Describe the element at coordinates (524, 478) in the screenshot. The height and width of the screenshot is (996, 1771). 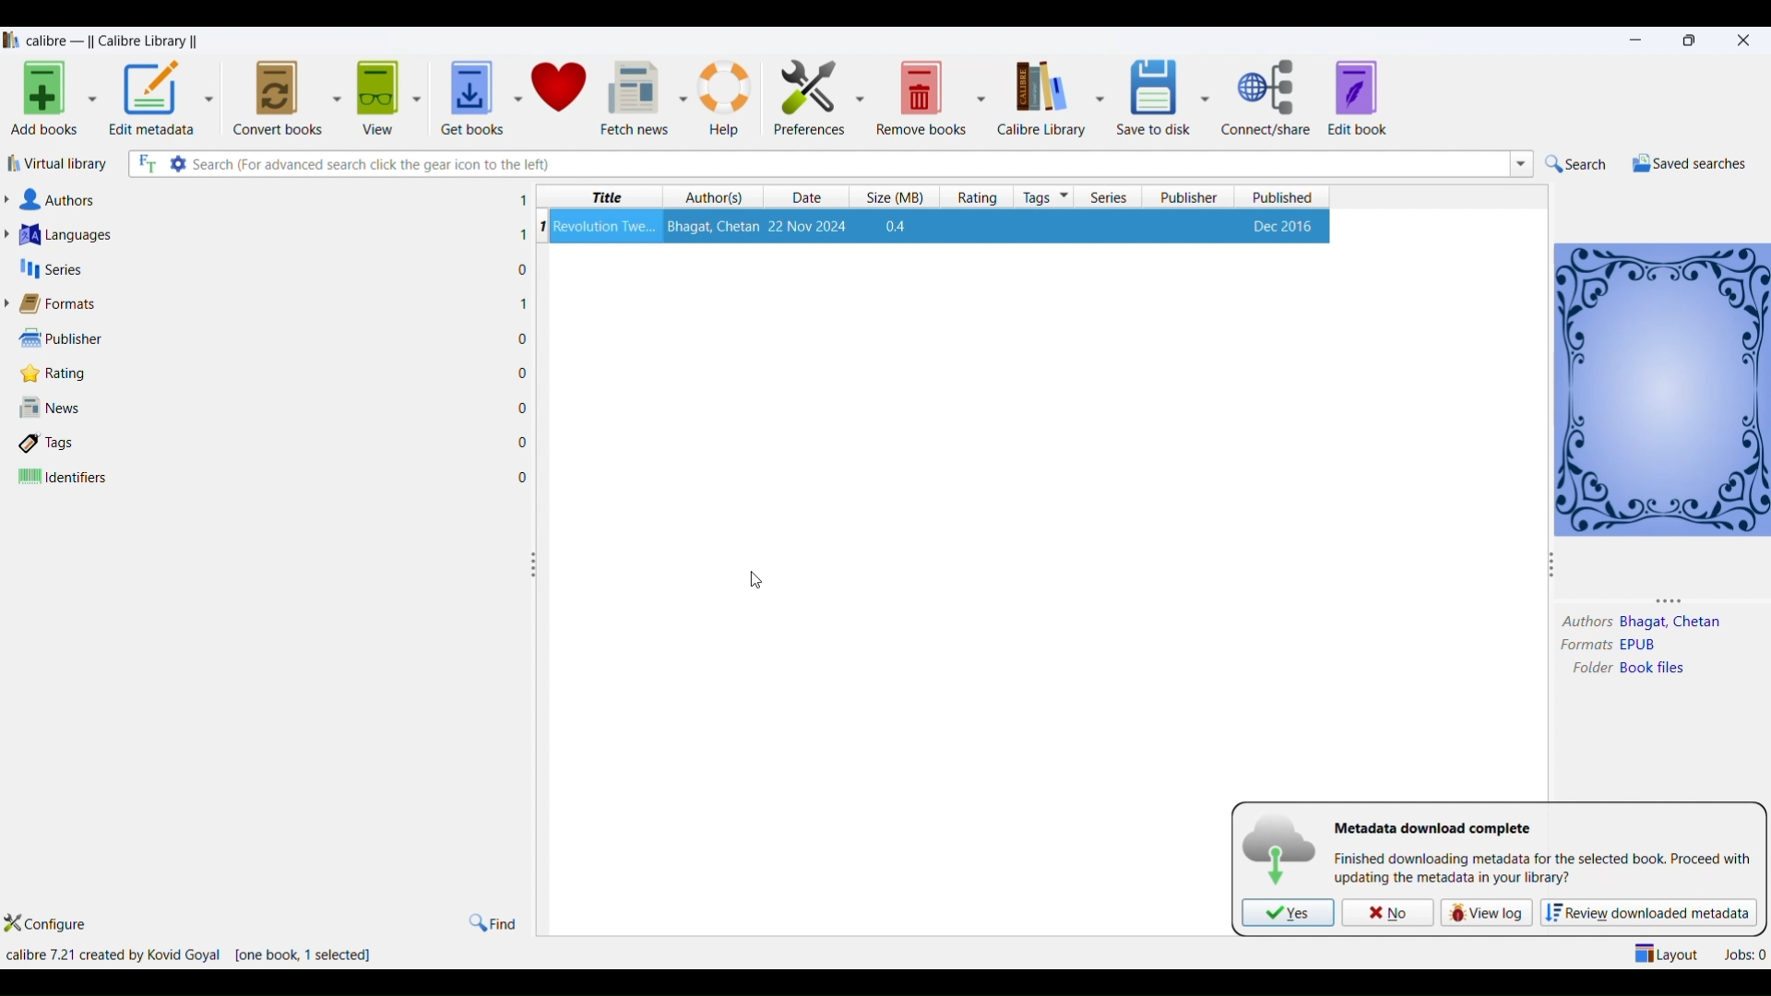
I see `0` at that location.